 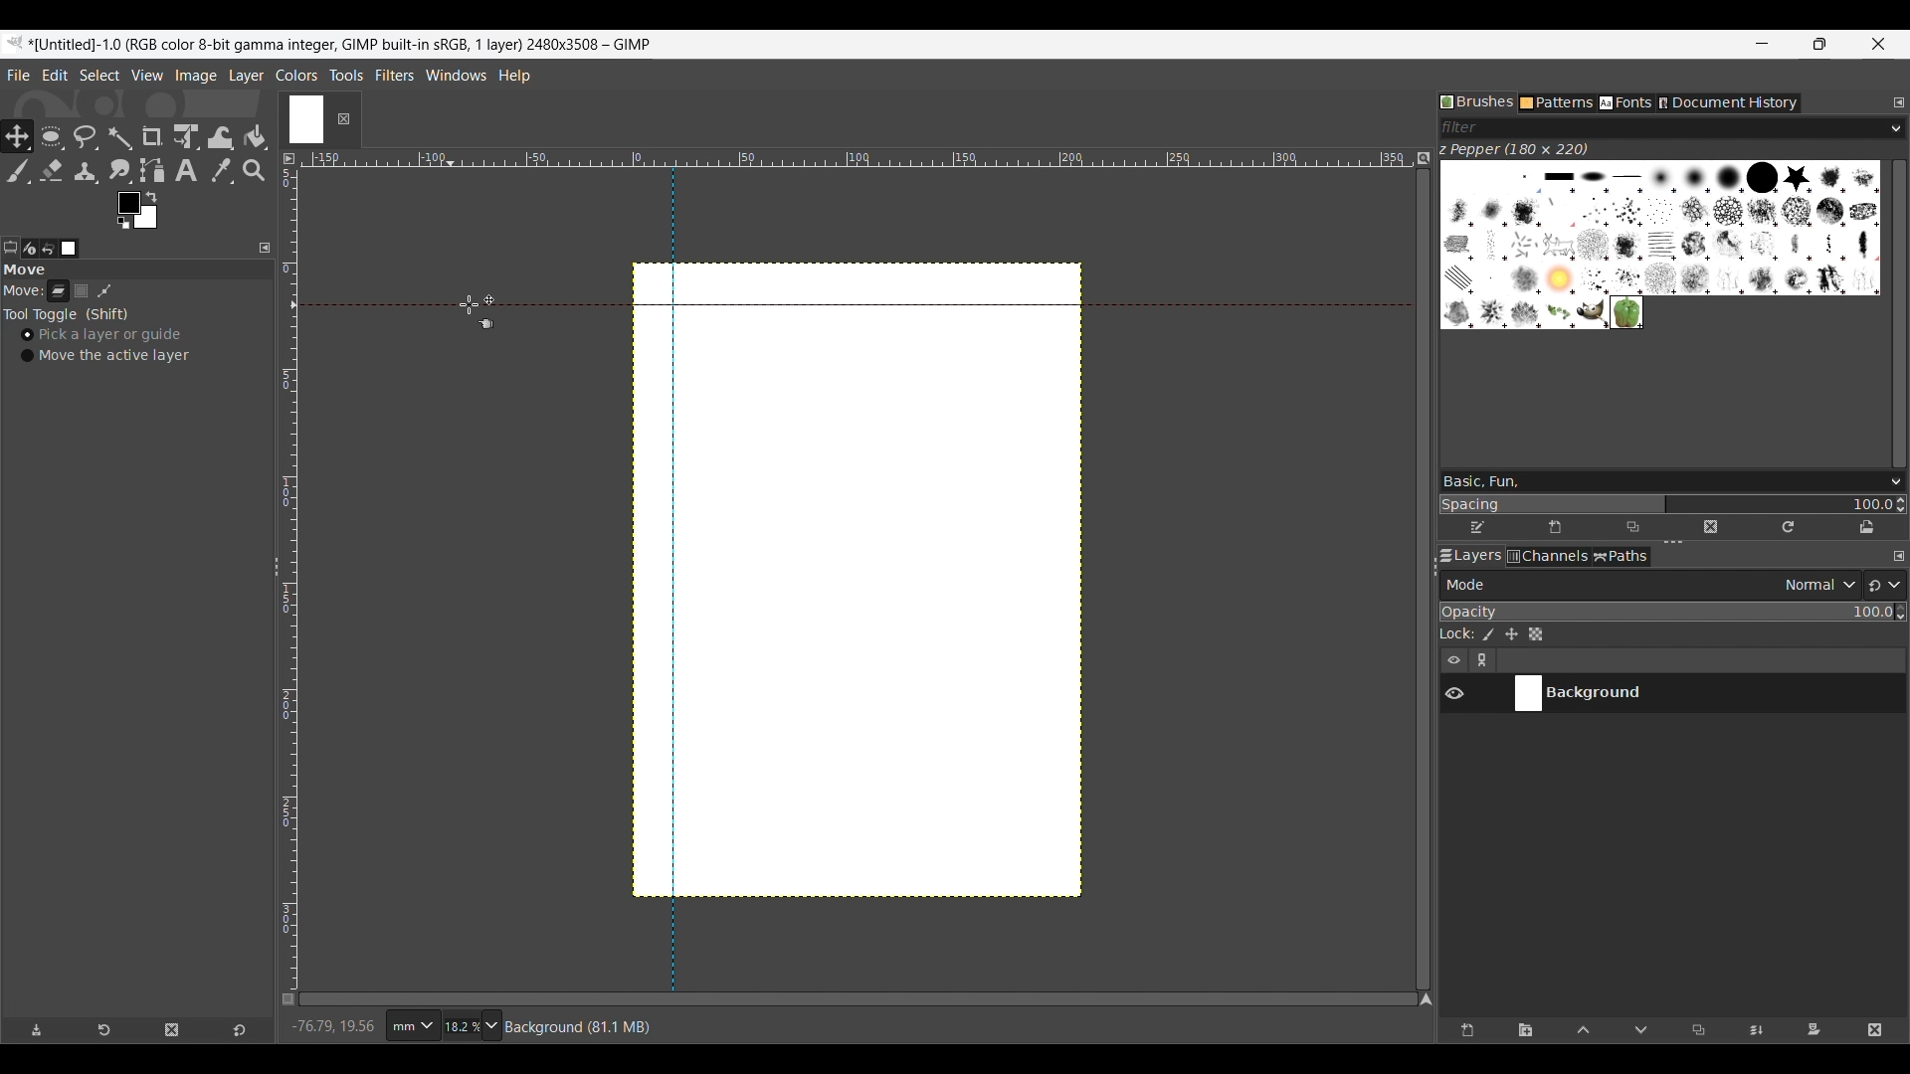 I want to click on Device status, so click(x=29, y=249).